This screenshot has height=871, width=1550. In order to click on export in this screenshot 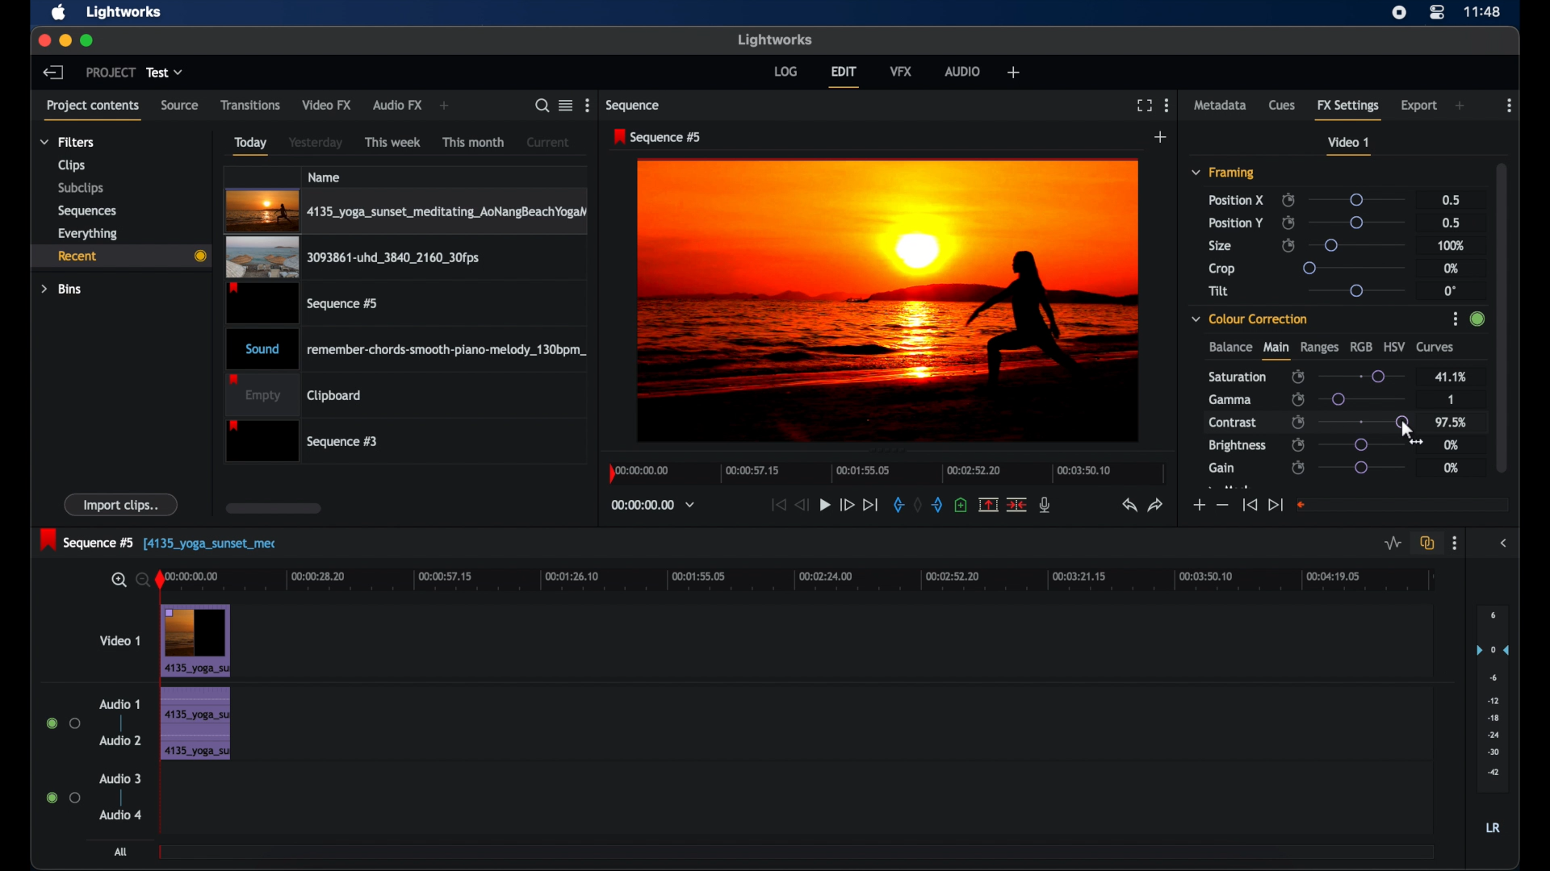, I will do `click(1419, 106)`.